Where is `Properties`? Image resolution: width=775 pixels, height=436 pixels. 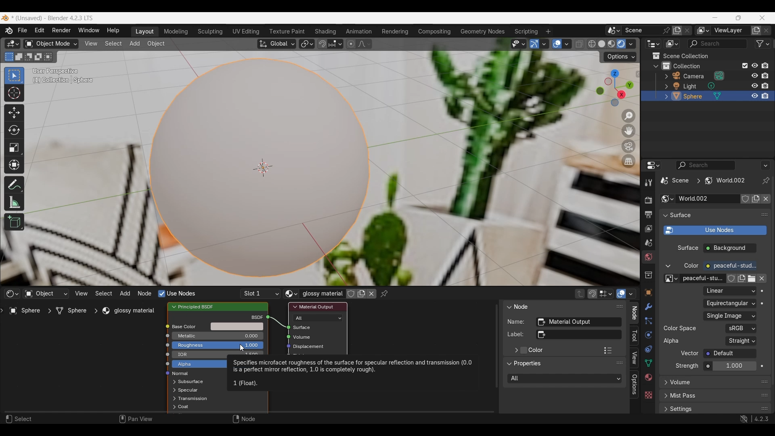
Properties is located at coordinates (528, 364).